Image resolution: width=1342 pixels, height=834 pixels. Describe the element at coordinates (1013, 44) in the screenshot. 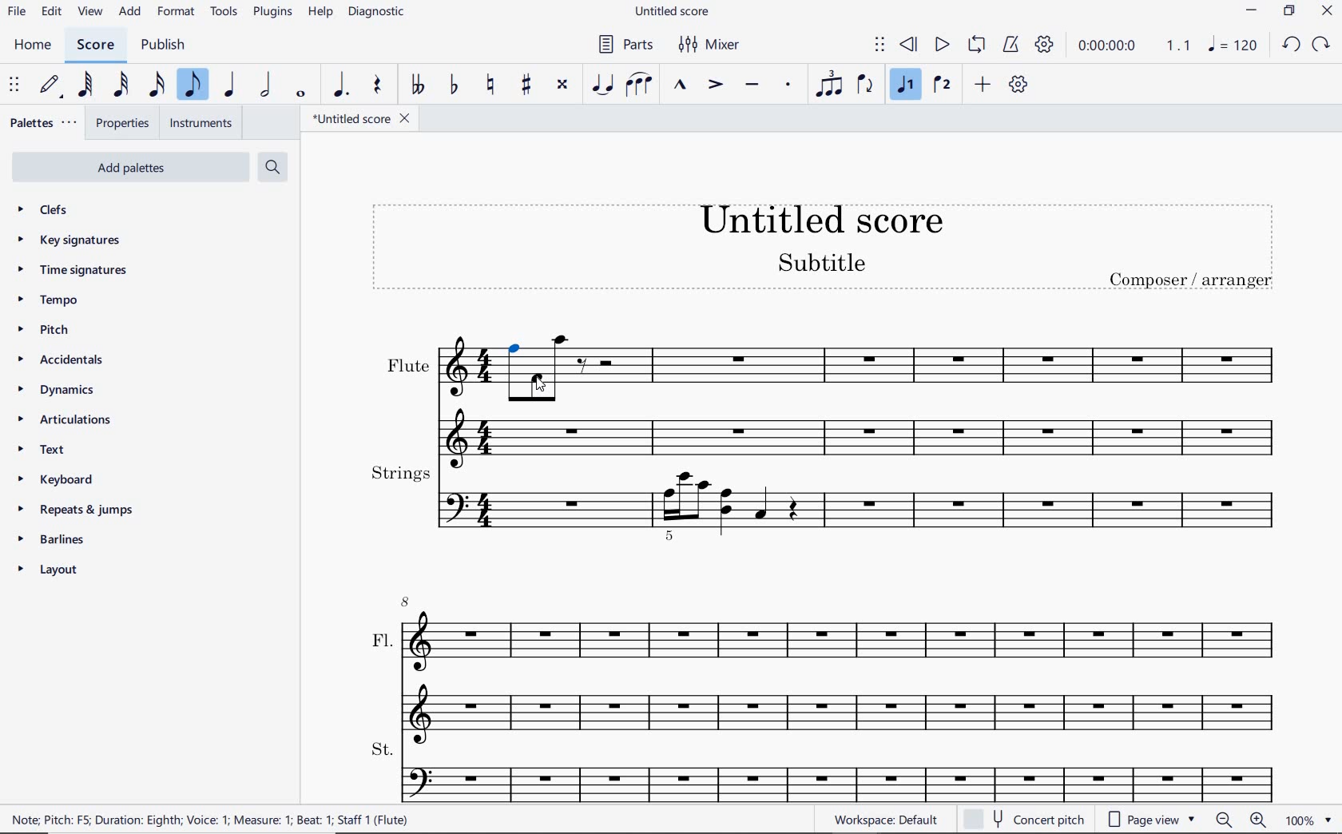

I see `METRONOME` at that location.